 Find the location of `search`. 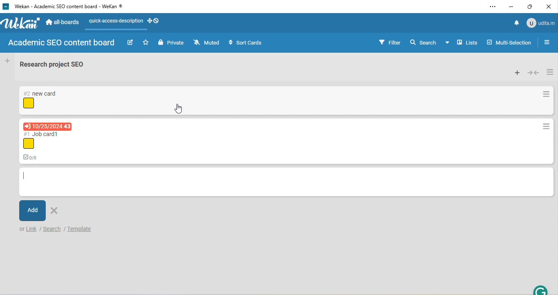

search is located at coordinates (423, 42).